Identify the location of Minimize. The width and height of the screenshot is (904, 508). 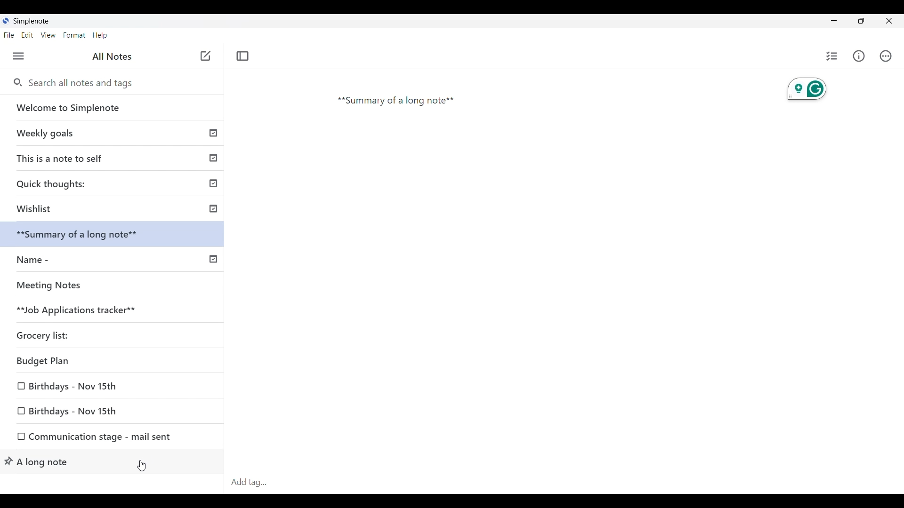
(834, 20).